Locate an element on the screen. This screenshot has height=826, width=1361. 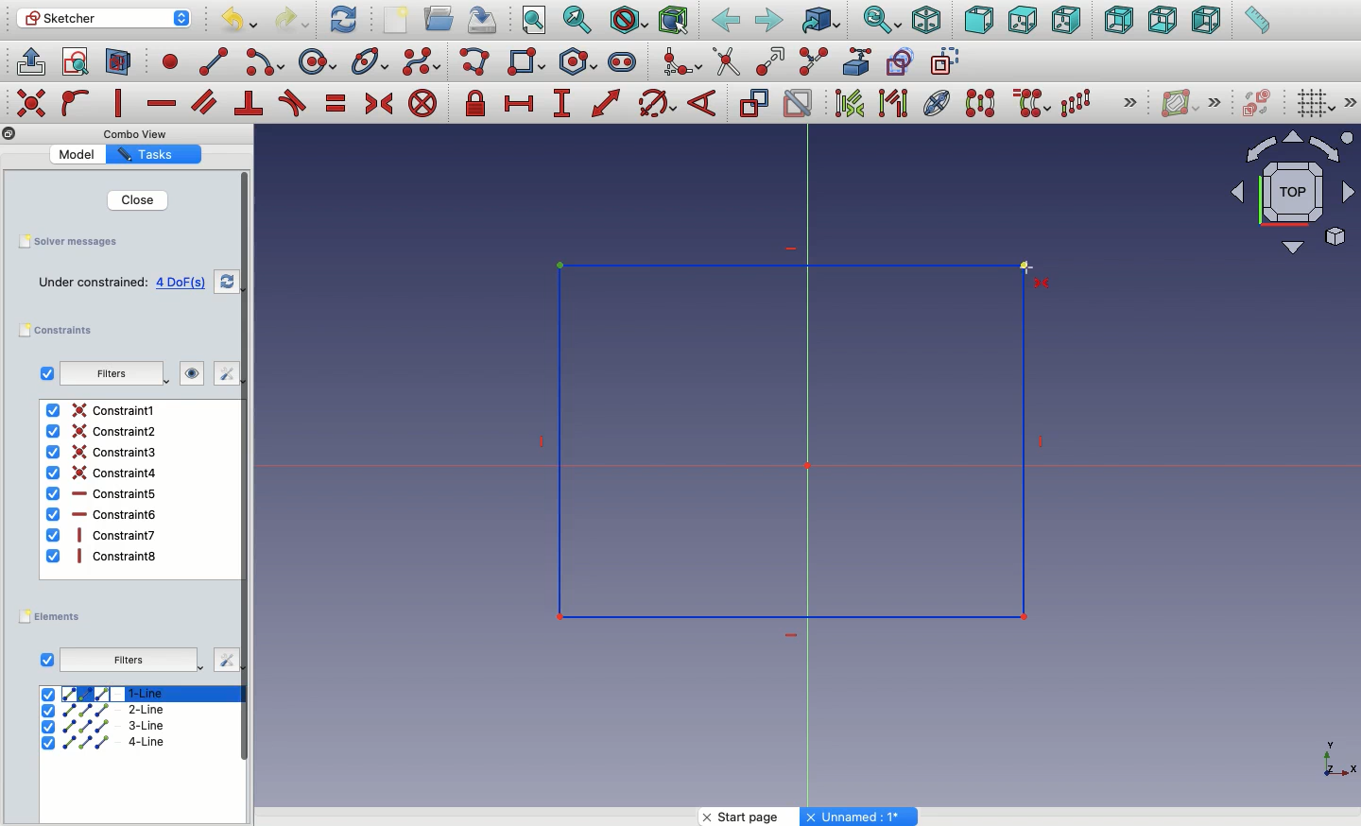
filters is located at coordinates (109, 375).